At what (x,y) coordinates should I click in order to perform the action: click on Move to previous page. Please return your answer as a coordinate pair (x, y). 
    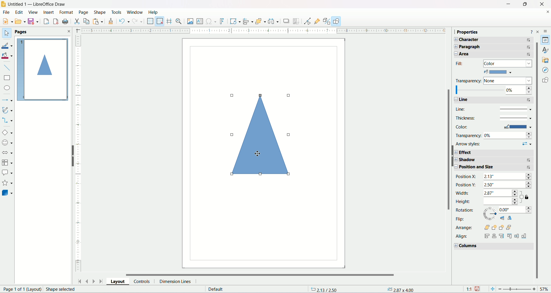
    Looking at the image, I should click on (86, 281).